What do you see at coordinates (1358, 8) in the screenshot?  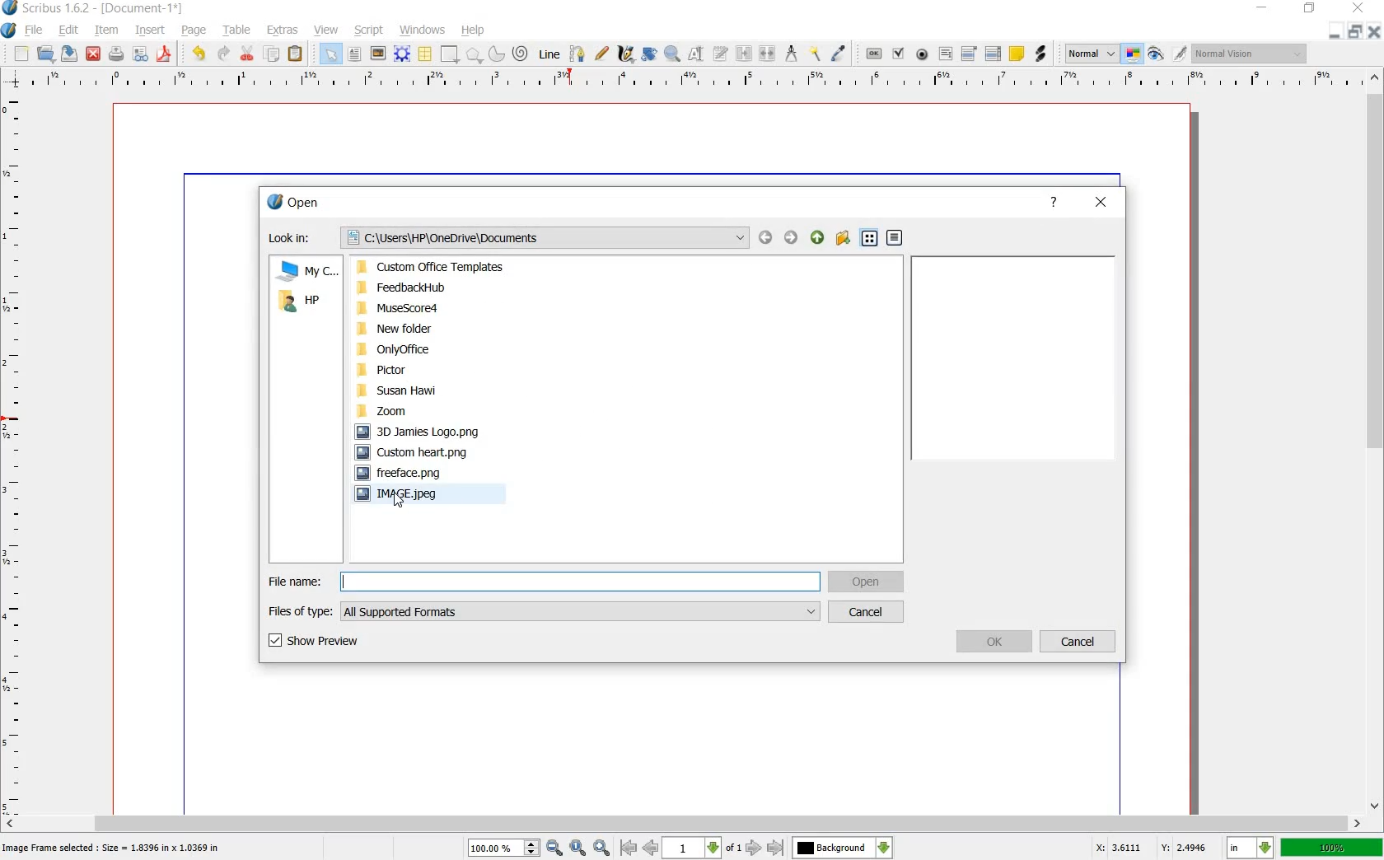 I see `close` at bounding box center [1358, 8].